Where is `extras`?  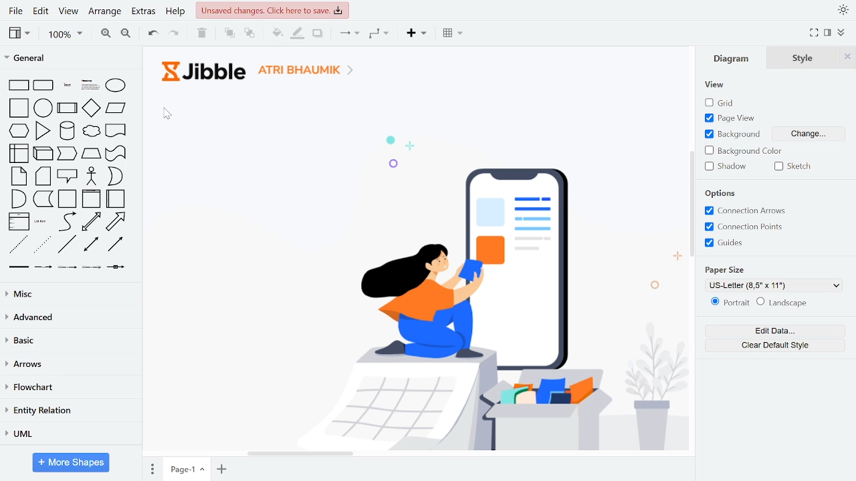
extras is located at coordinates (144, 11).